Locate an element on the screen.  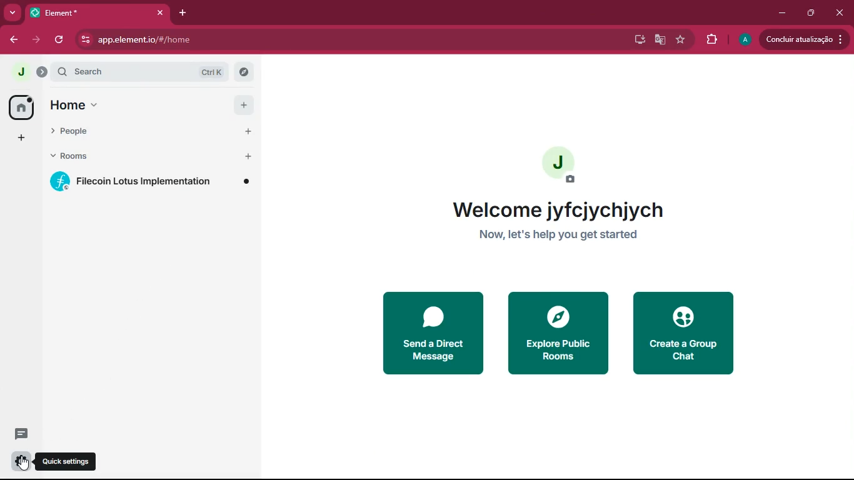
people is located at coordinates (138, 130).